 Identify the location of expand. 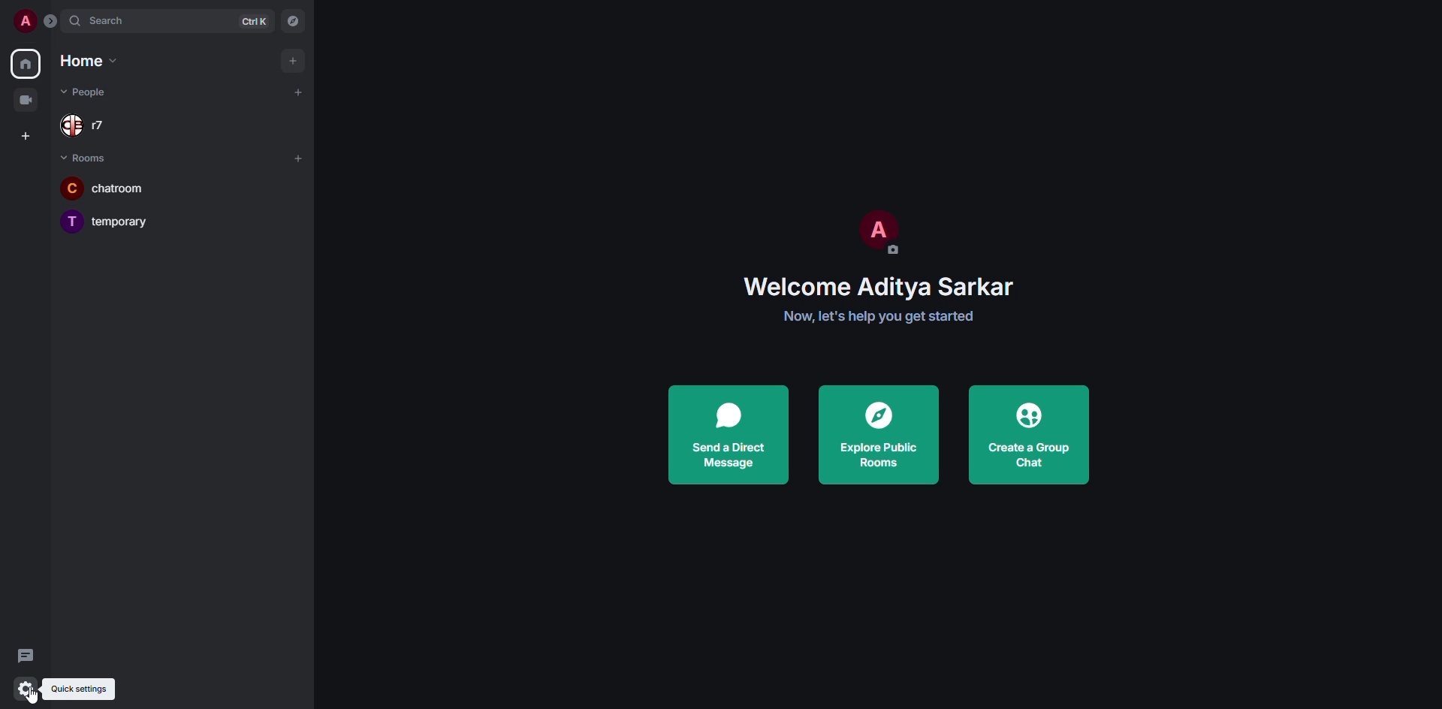
(53, 23).